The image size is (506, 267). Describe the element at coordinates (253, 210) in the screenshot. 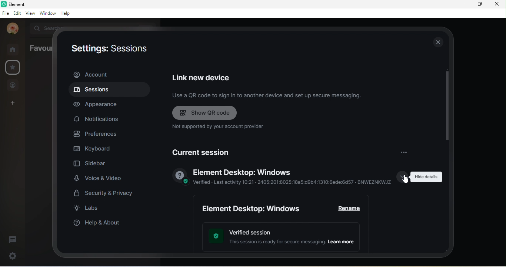

I see `element desktop:windows` at that location.